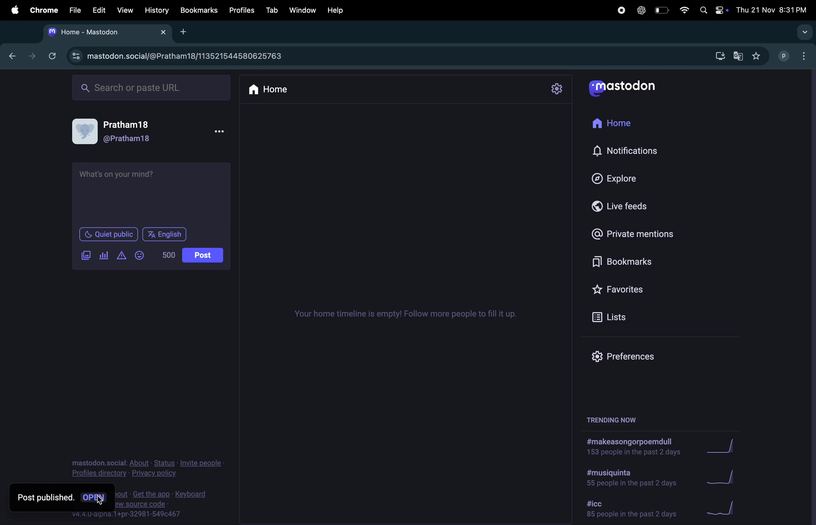 The image size is (816, 525). Describe the element at coordinates (627, 319) in the screenshot. I see `list` at that location.